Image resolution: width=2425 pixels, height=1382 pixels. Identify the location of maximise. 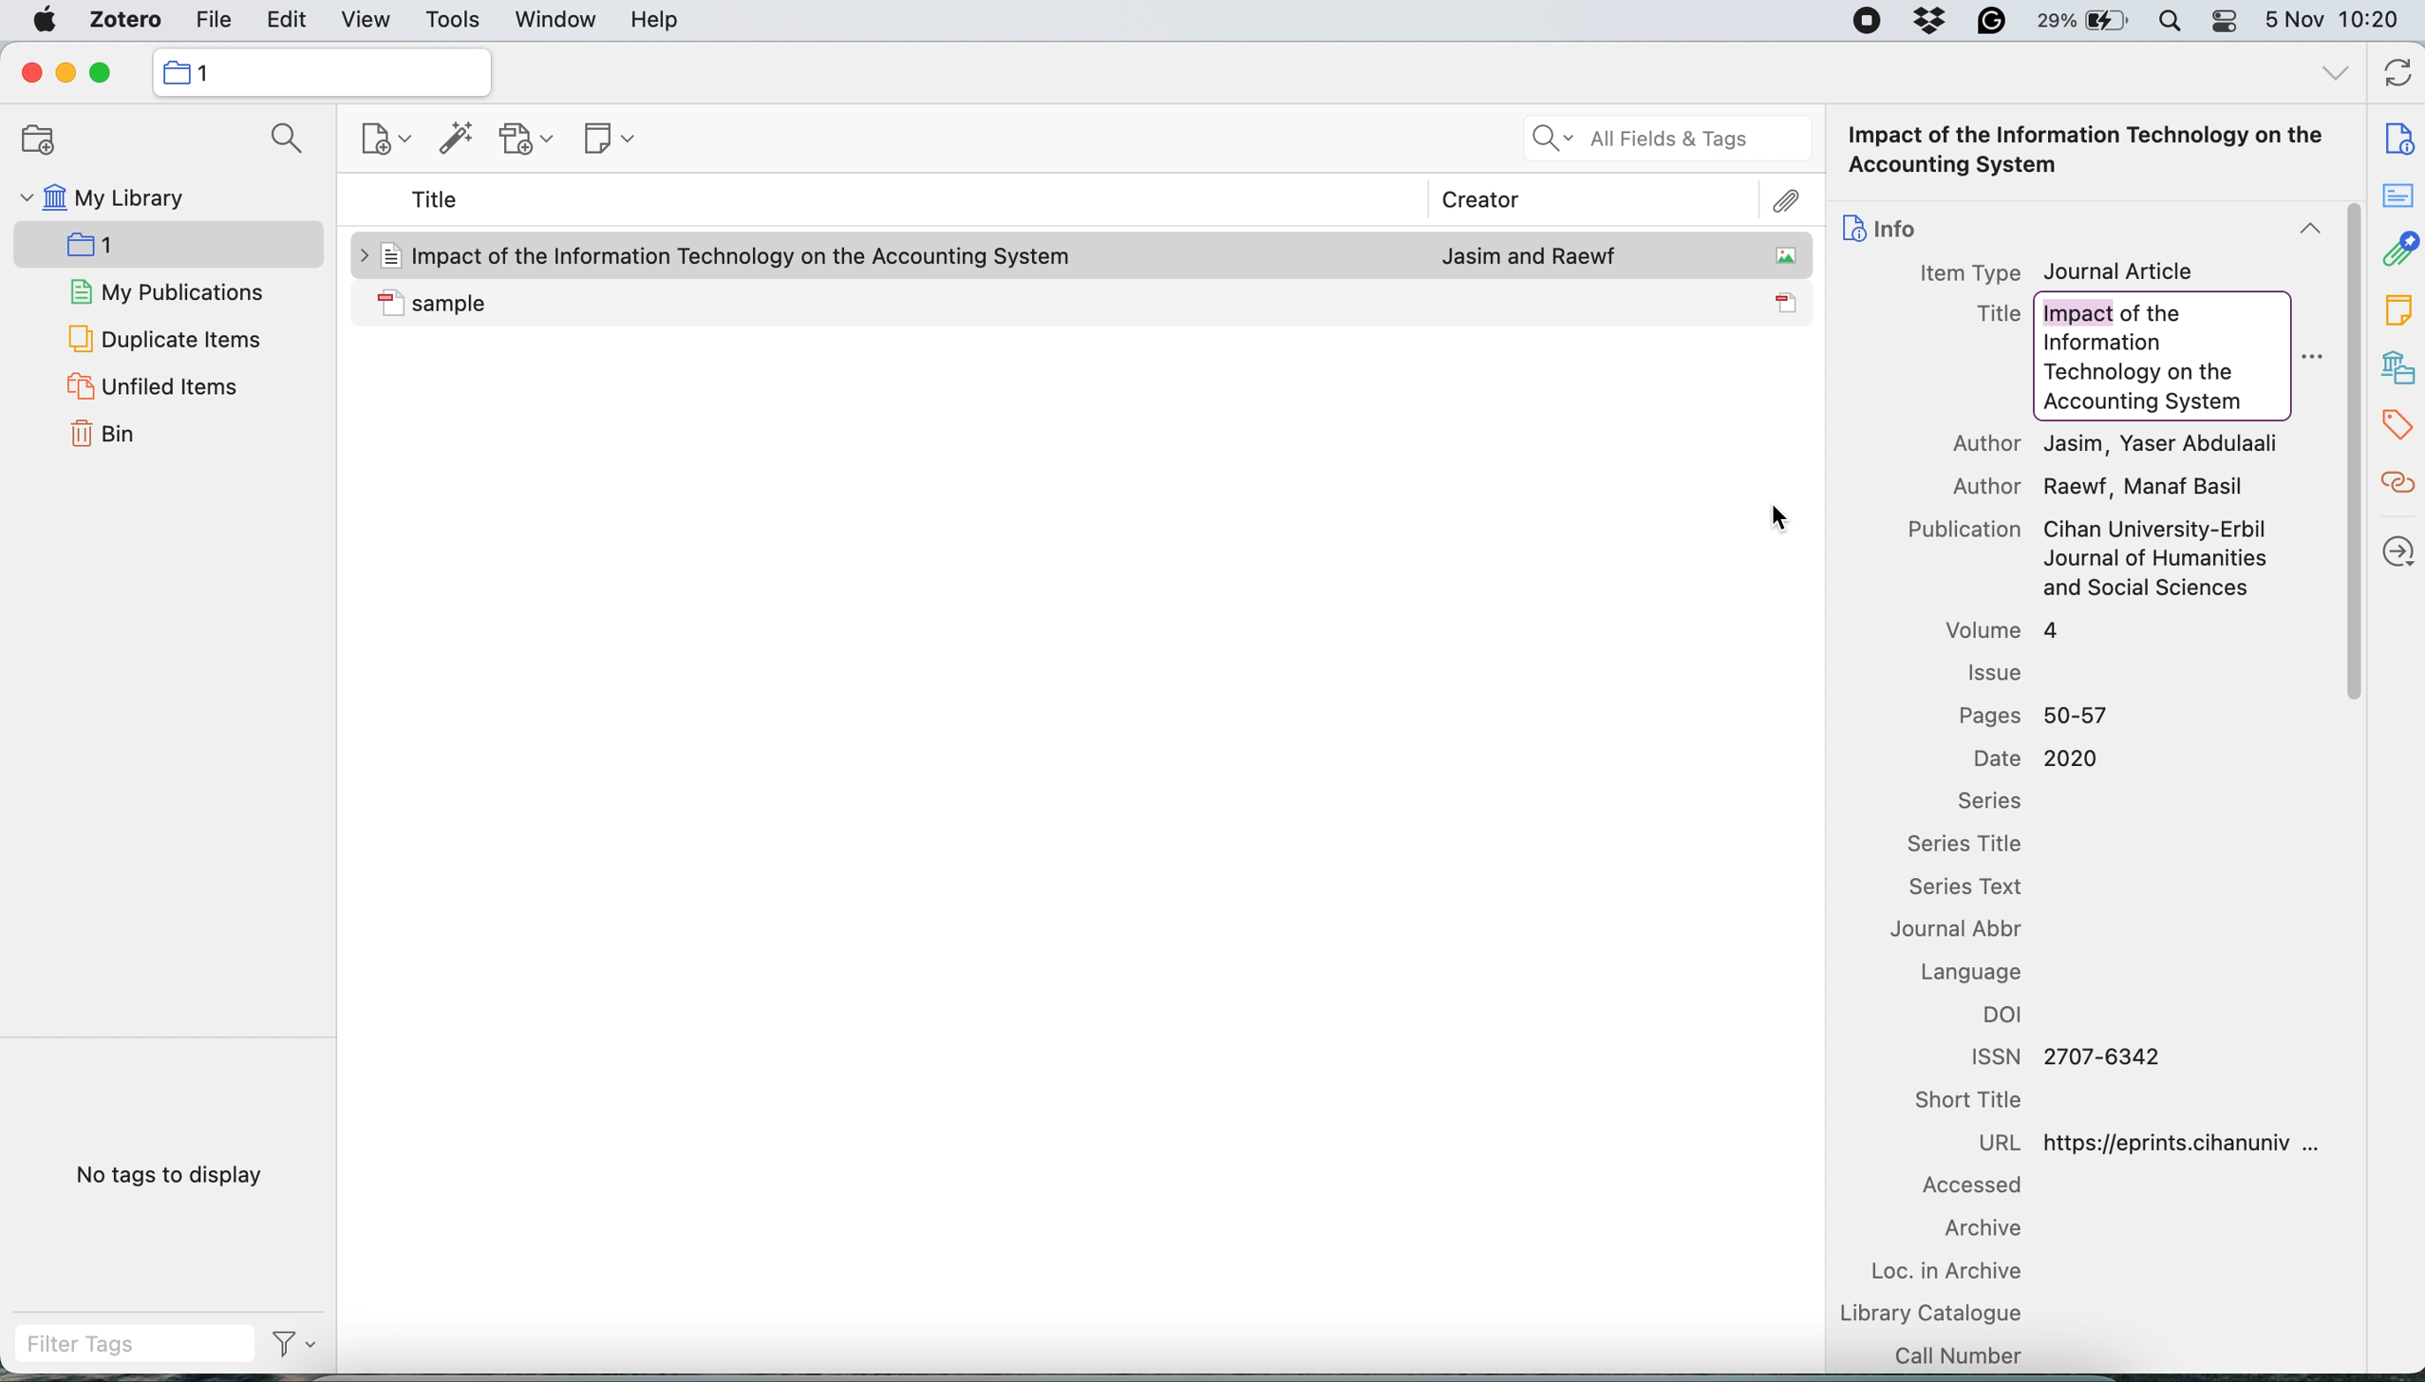
(102, 73).